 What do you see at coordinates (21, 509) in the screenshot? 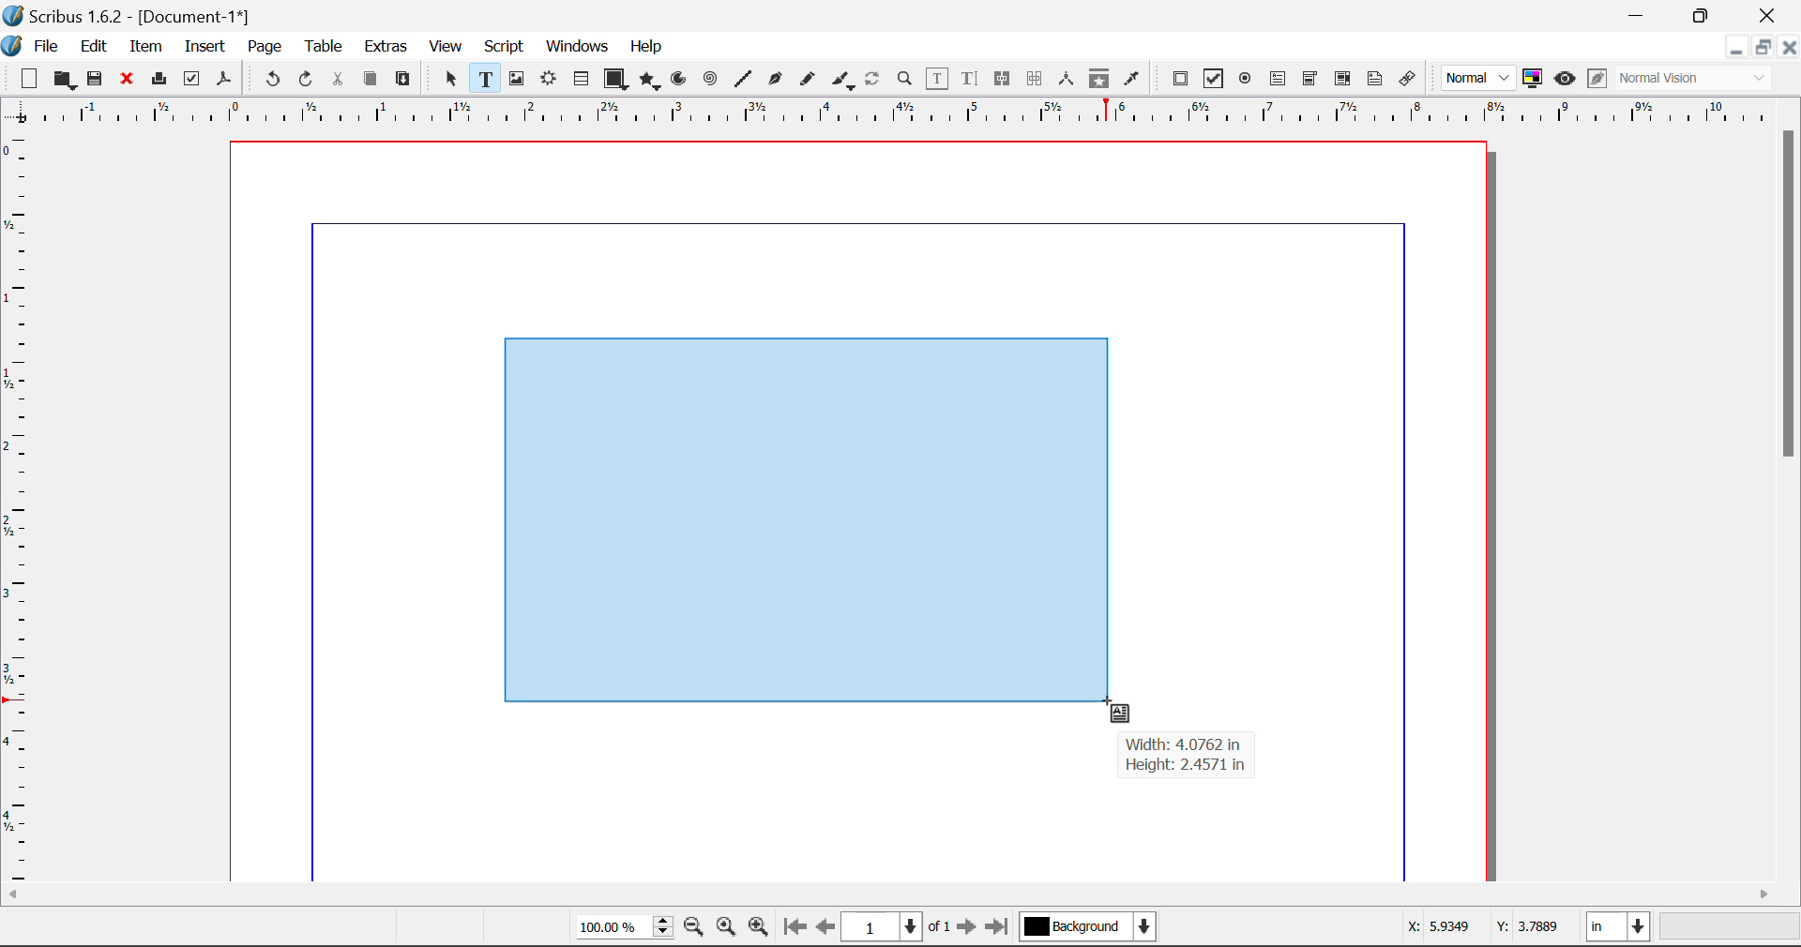
I see `Horizontal Page Margins` at bounding box center [21, 509].